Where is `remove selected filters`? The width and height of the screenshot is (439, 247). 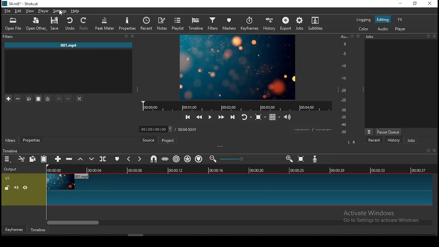
remove selected filters is located at coordinates (18, 99).